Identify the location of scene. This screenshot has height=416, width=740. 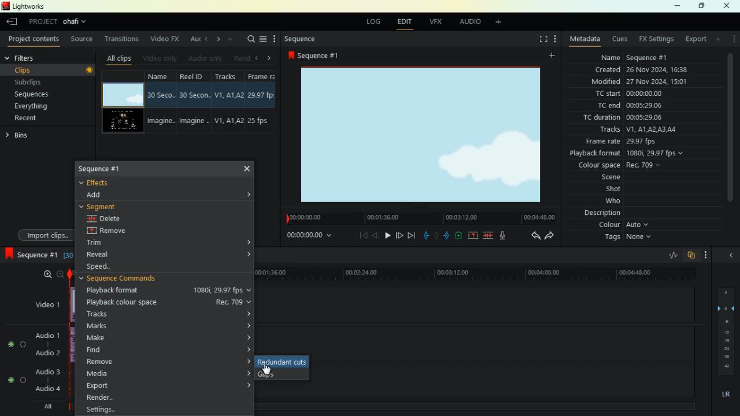
(614, 178).